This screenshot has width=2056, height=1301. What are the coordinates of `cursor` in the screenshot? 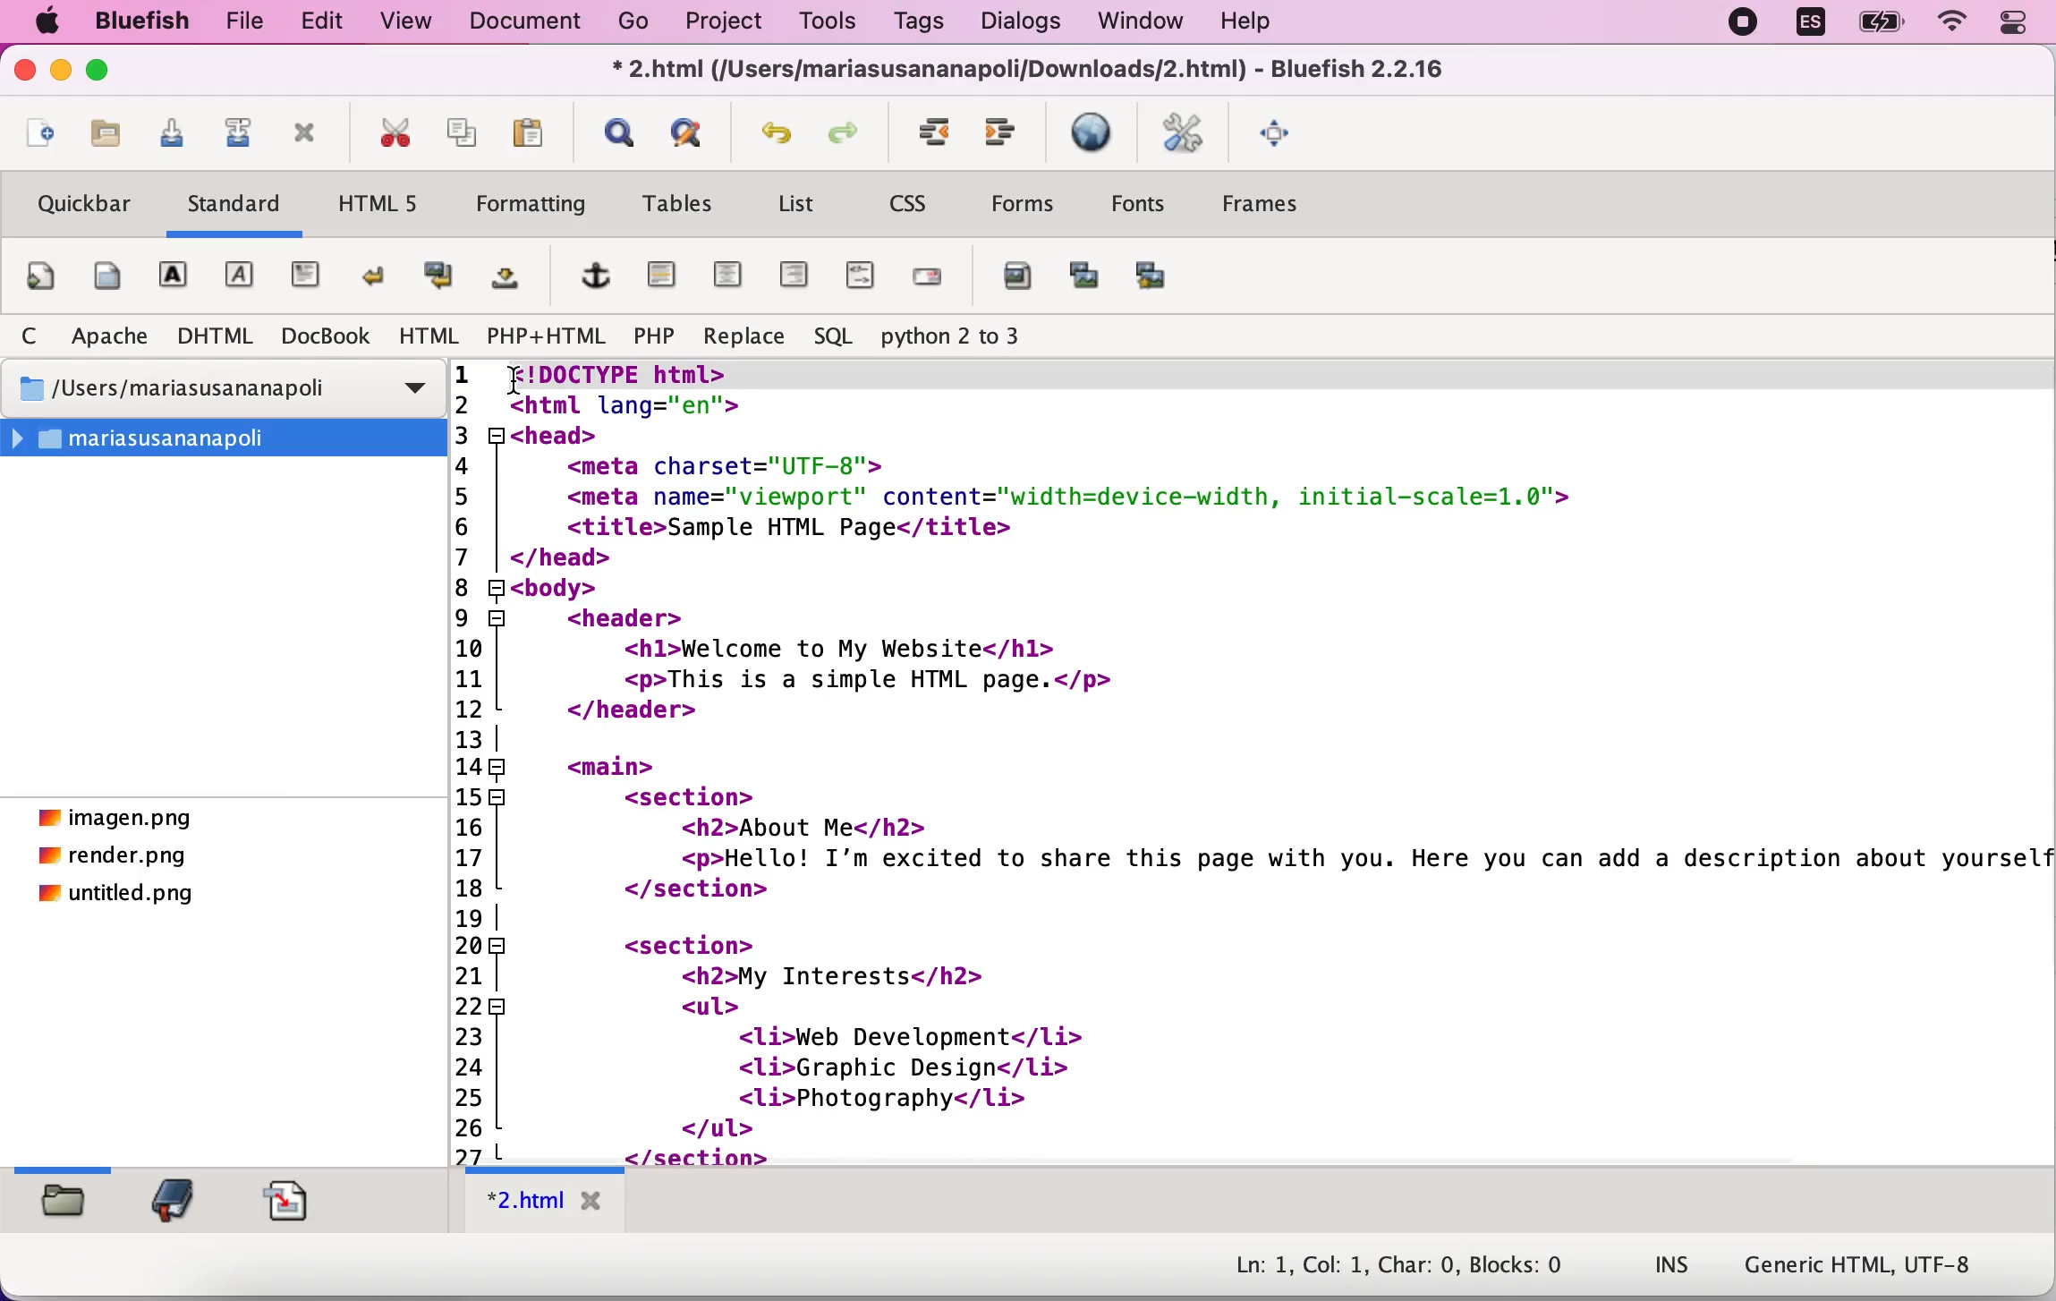 It's located at (518, 377).